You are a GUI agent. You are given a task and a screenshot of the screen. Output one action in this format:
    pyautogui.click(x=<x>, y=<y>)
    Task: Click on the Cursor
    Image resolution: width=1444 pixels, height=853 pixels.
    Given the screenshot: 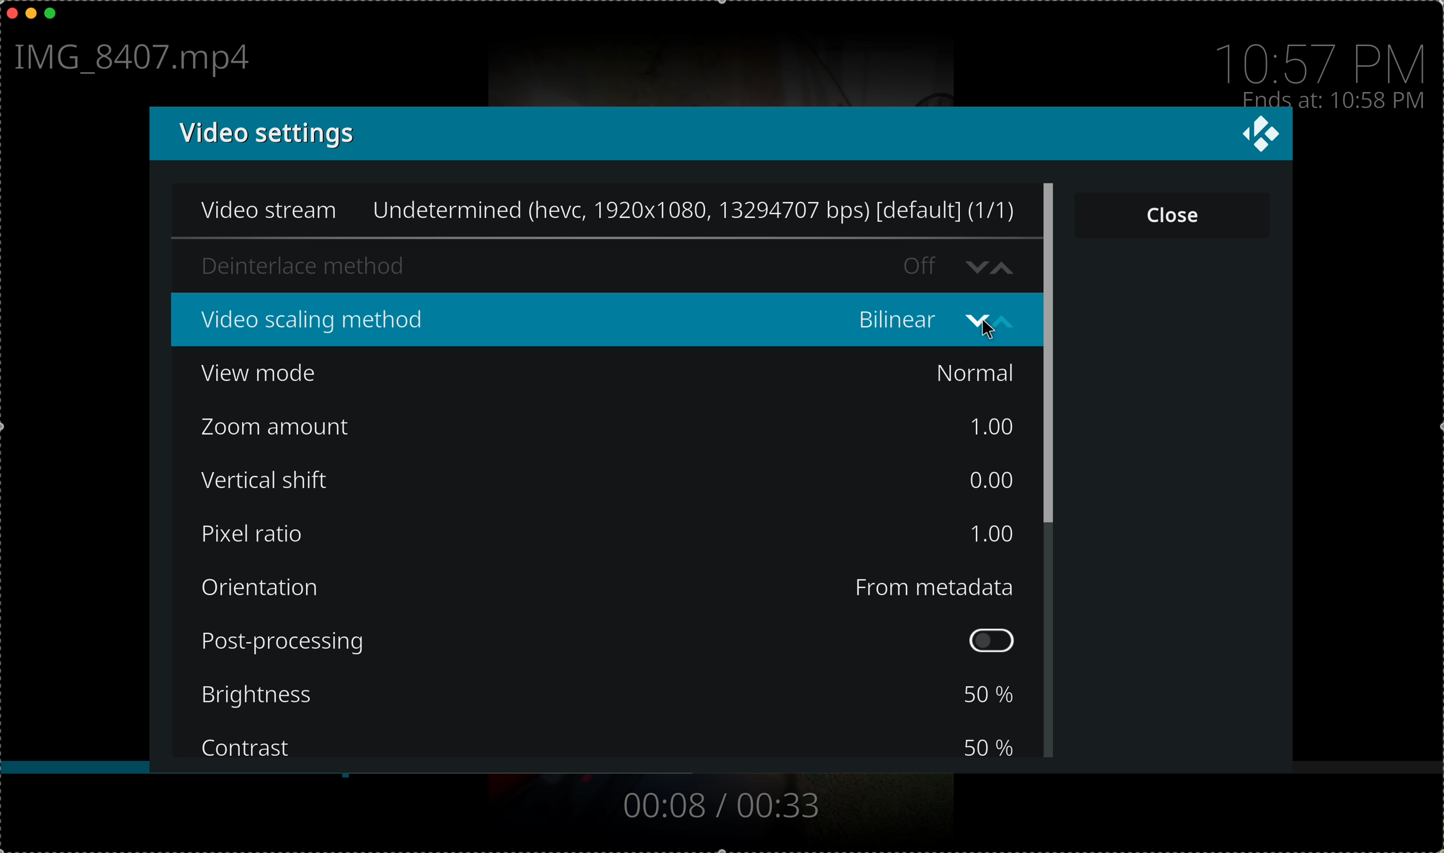 What is the action you would take?
    pyautogui.click(x=991, y=331)
    